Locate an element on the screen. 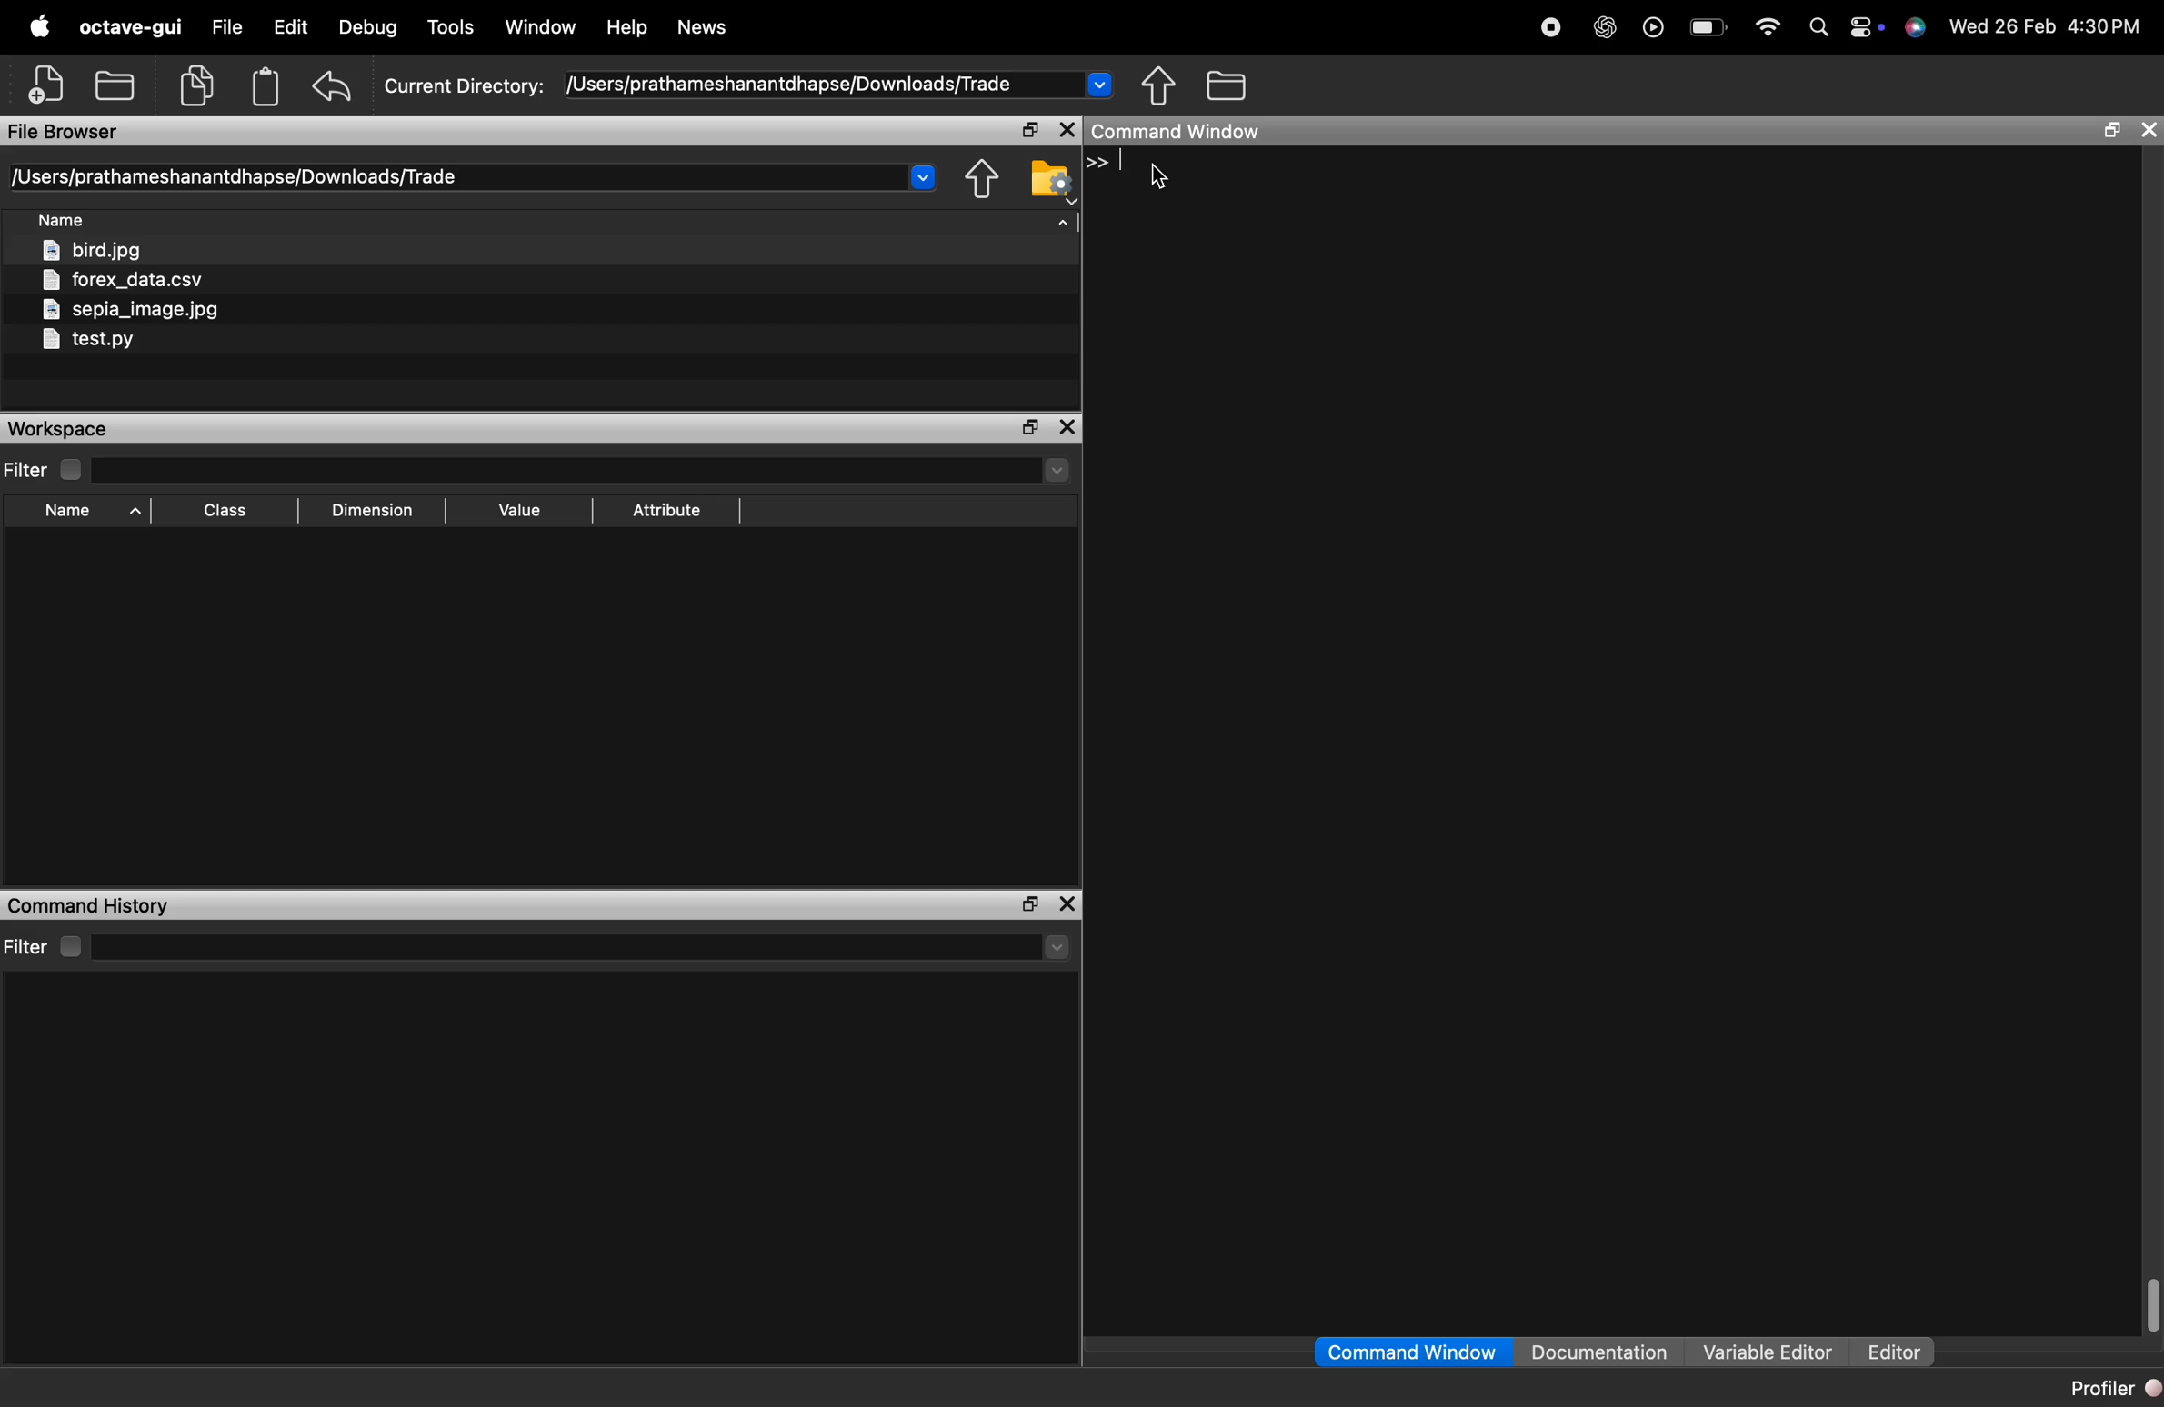 This screenshot has height=1407, width=2164. battery is located at coordinates (1708, 27).